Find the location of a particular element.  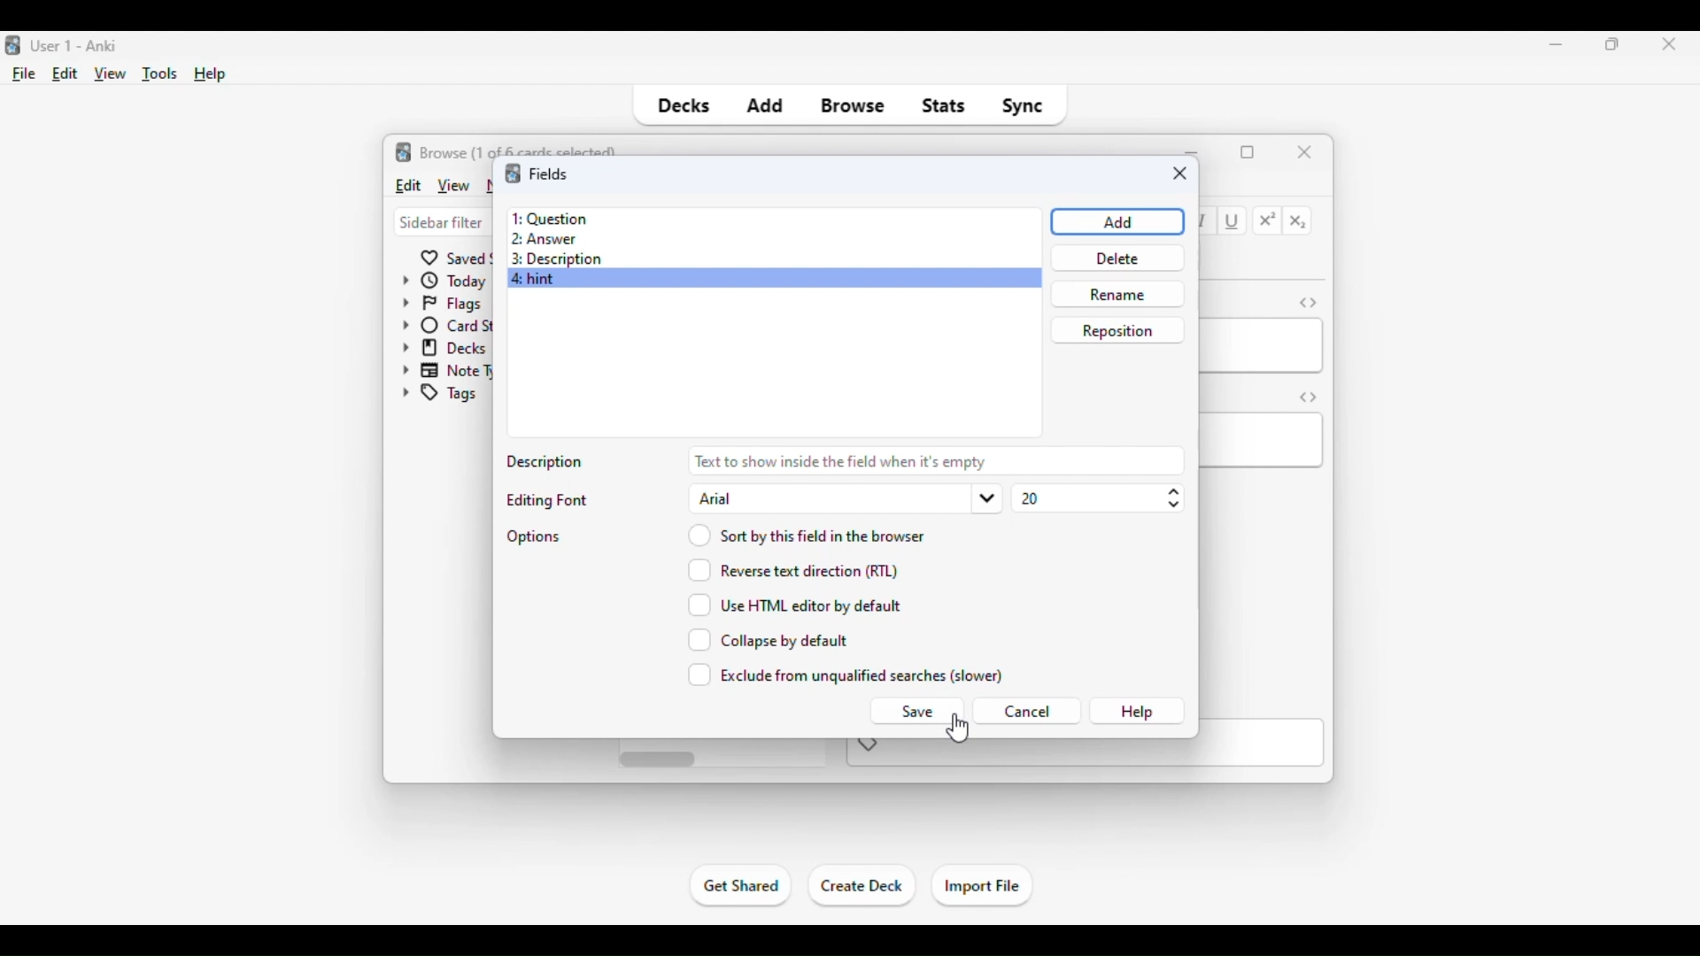

stats is located at coordinates (944, 106).